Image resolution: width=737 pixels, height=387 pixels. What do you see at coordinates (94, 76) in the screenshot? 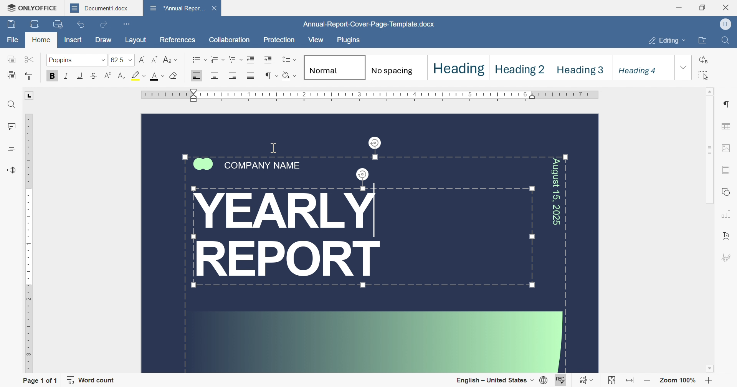
I see `strikethrough` at bounding box center [94, 76].